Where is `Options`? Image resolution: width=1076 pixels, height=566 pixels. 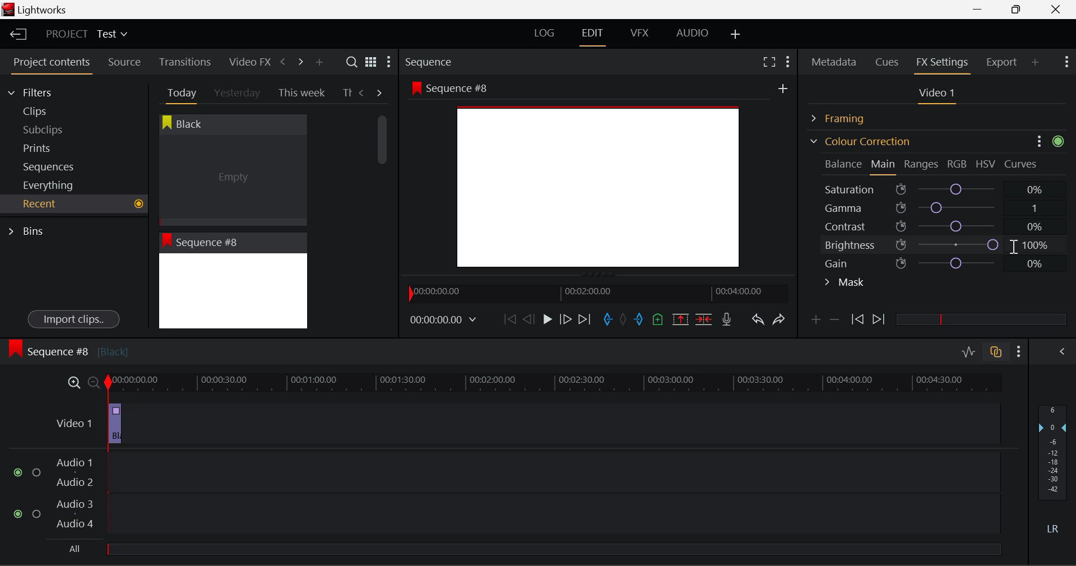
Options is located at coordinates (1038, 141).